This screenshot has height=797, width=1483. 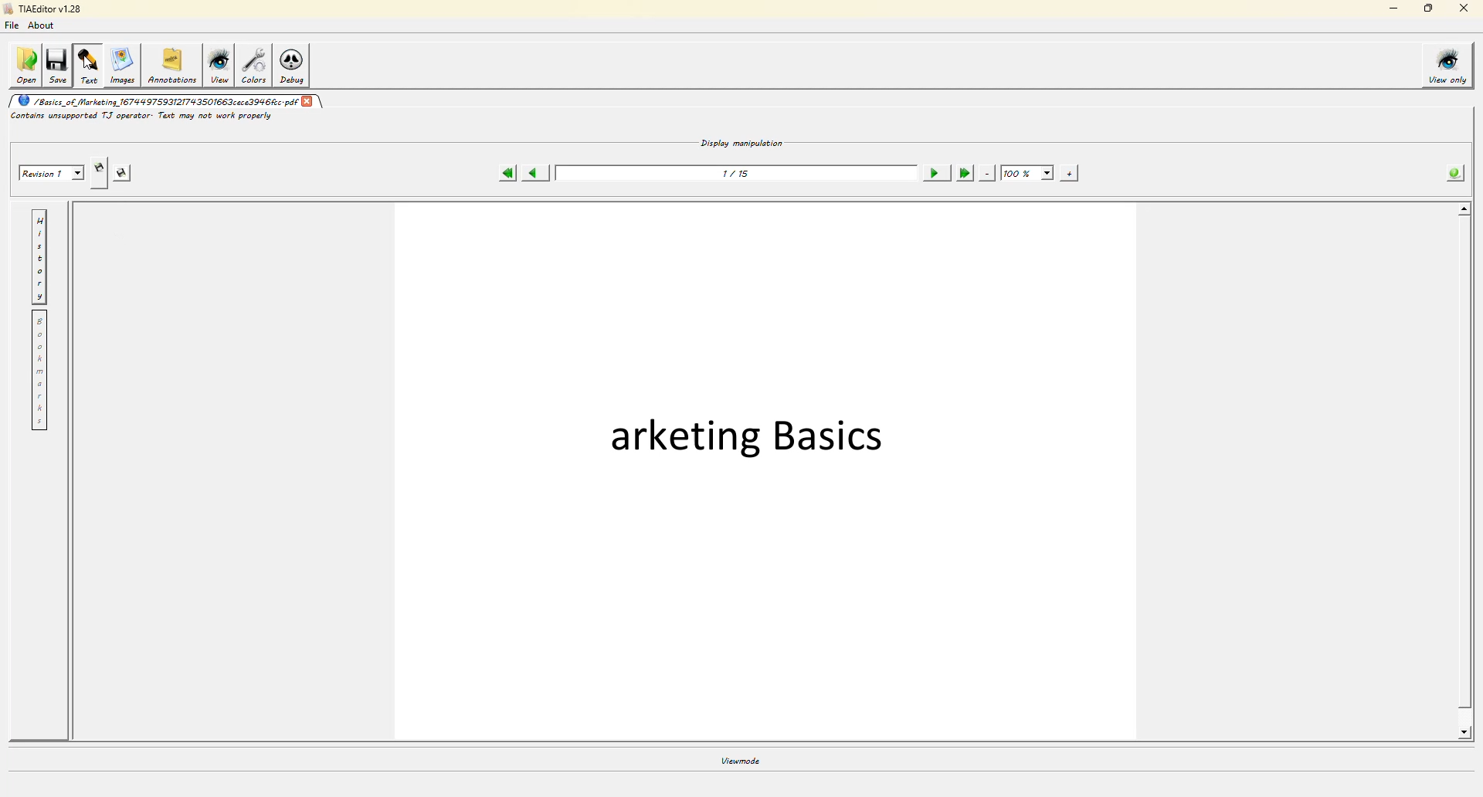 I want to click on view, so click(x=221, y=67).